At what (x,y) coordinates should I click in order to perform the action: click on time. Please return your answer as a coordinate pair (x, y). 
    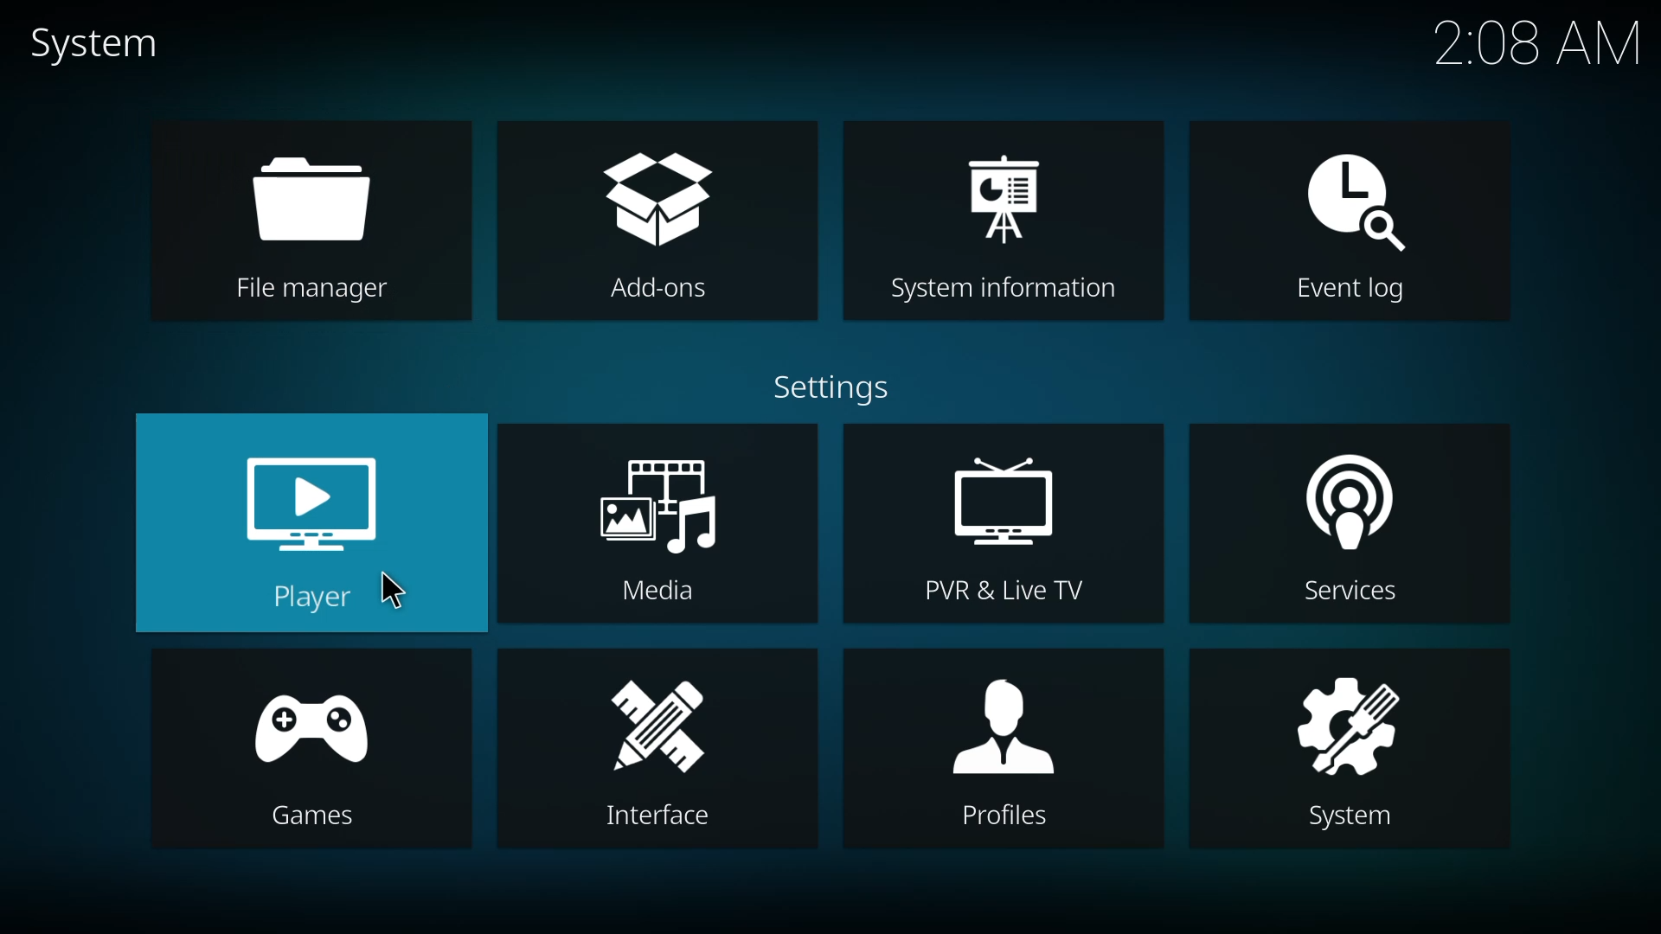
    Looking at the image, I should click on (1536, 43).